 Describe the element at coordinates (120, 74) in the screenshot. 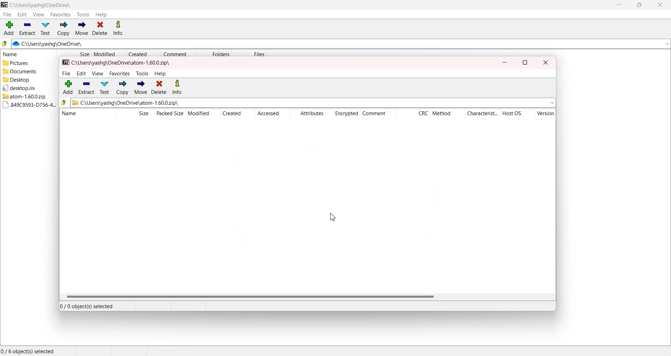

I see `favorites` at that location.